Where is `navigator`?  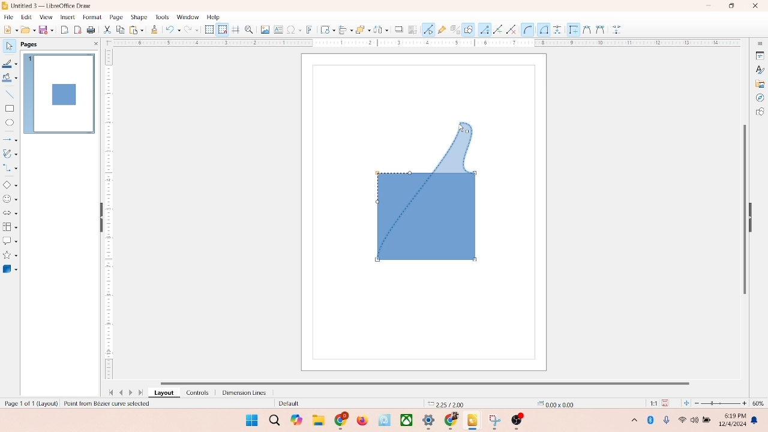 navigator is located at coordinates (760, 98).